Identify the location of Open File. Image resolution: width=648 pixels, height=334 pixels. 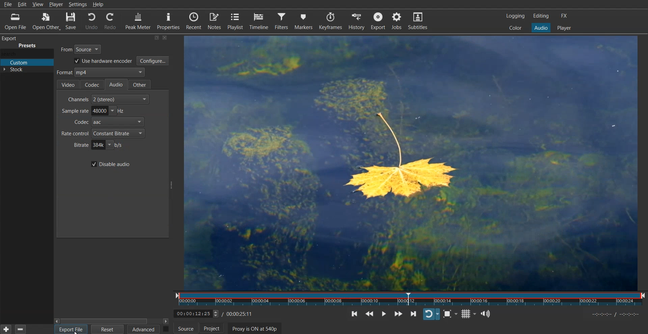
(13, 21).